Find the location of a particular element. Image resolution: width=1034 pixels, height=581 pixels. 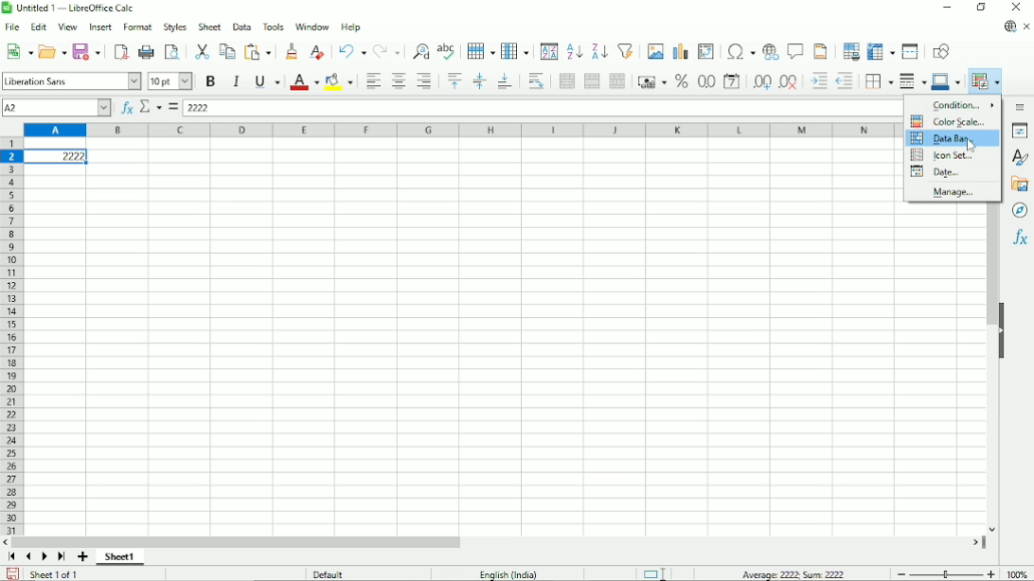

Border color is located at coordinates (947, 82).